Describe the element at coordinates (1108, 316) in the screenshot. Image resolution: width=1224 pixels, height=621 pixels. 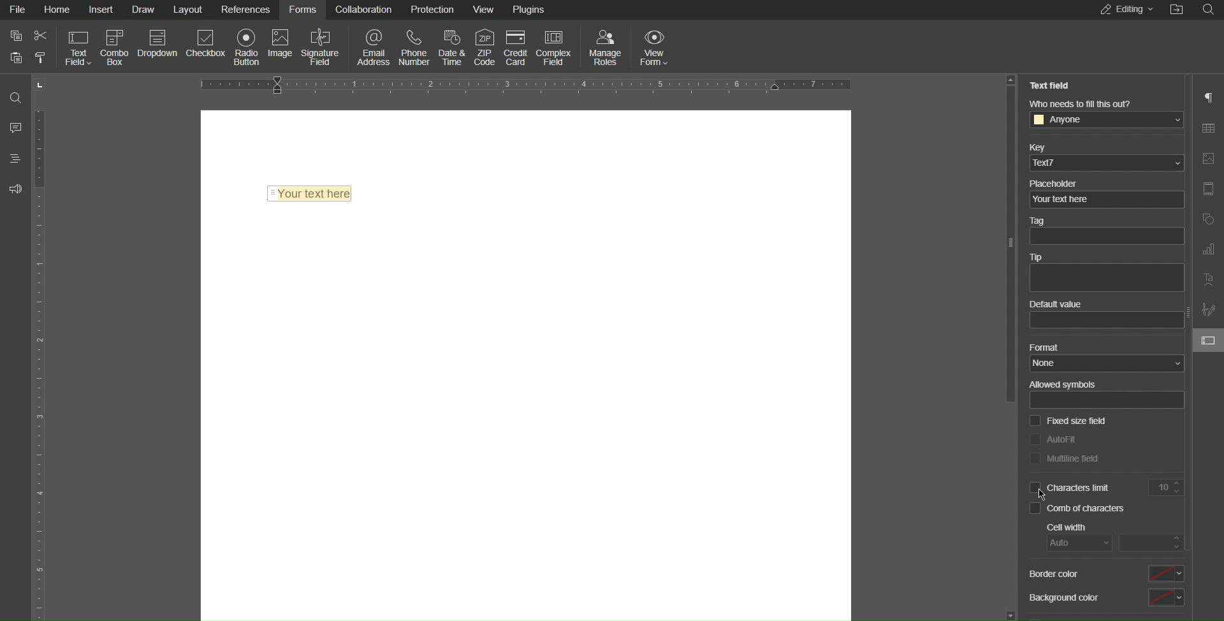
I see `Default value` at that location.